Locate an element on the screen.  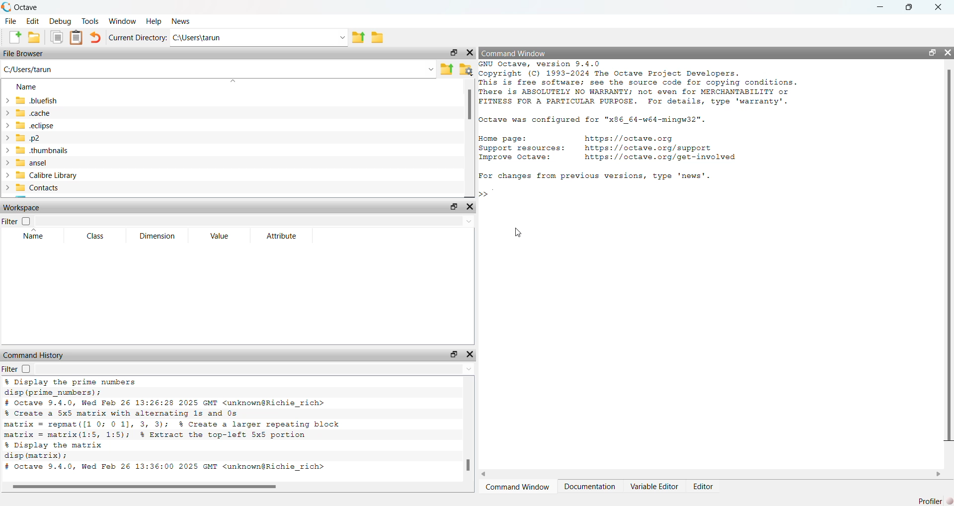
filter input field is located at coordinates (256, 370).